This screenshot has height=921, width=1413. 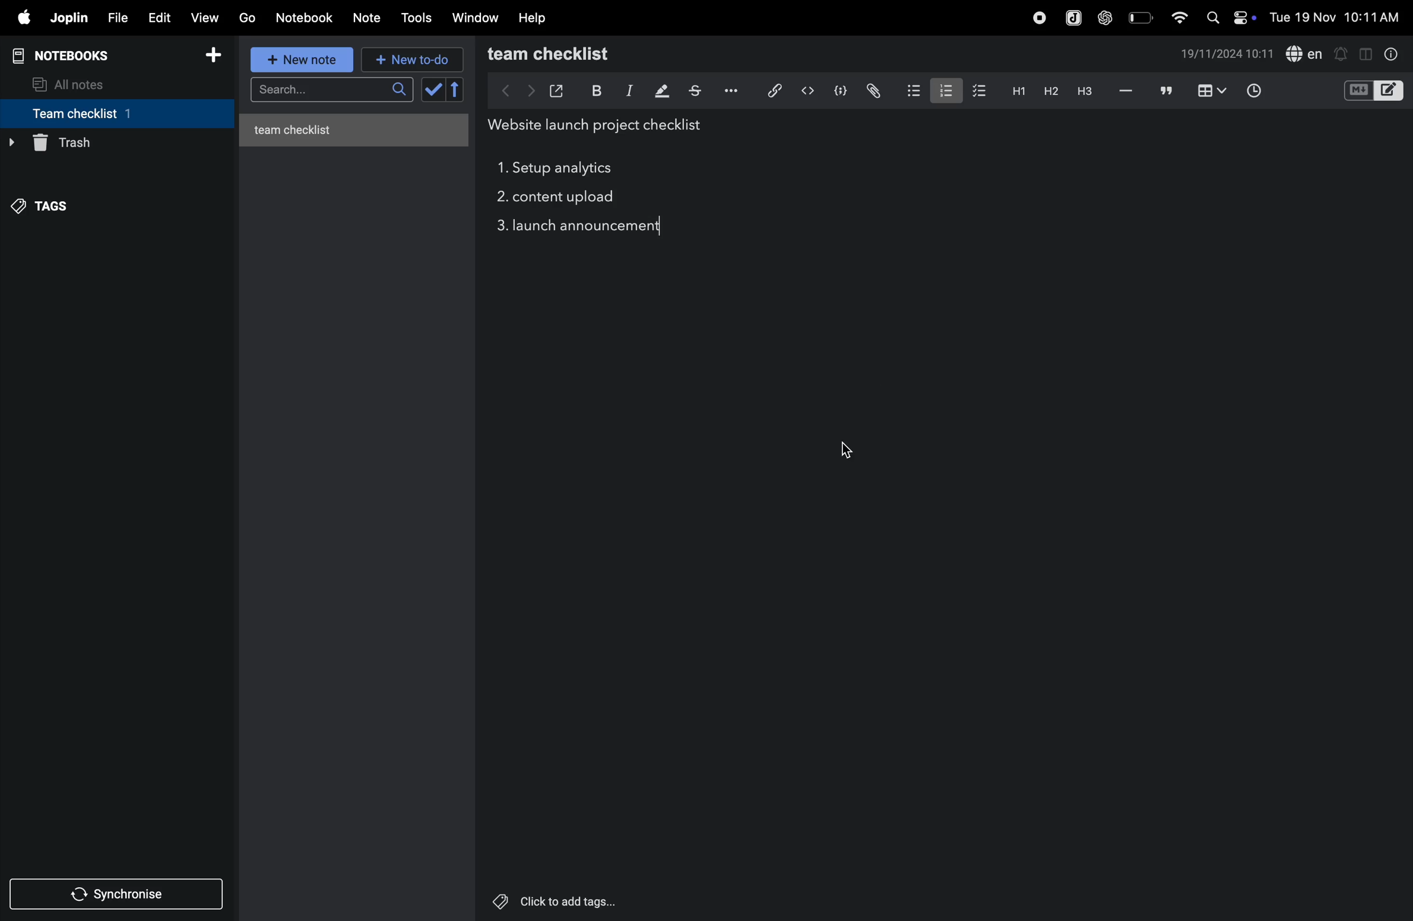 What do you see at coordinates (499, 90) in the screenshot?
I see `backward` at bounding box center [499, 90].